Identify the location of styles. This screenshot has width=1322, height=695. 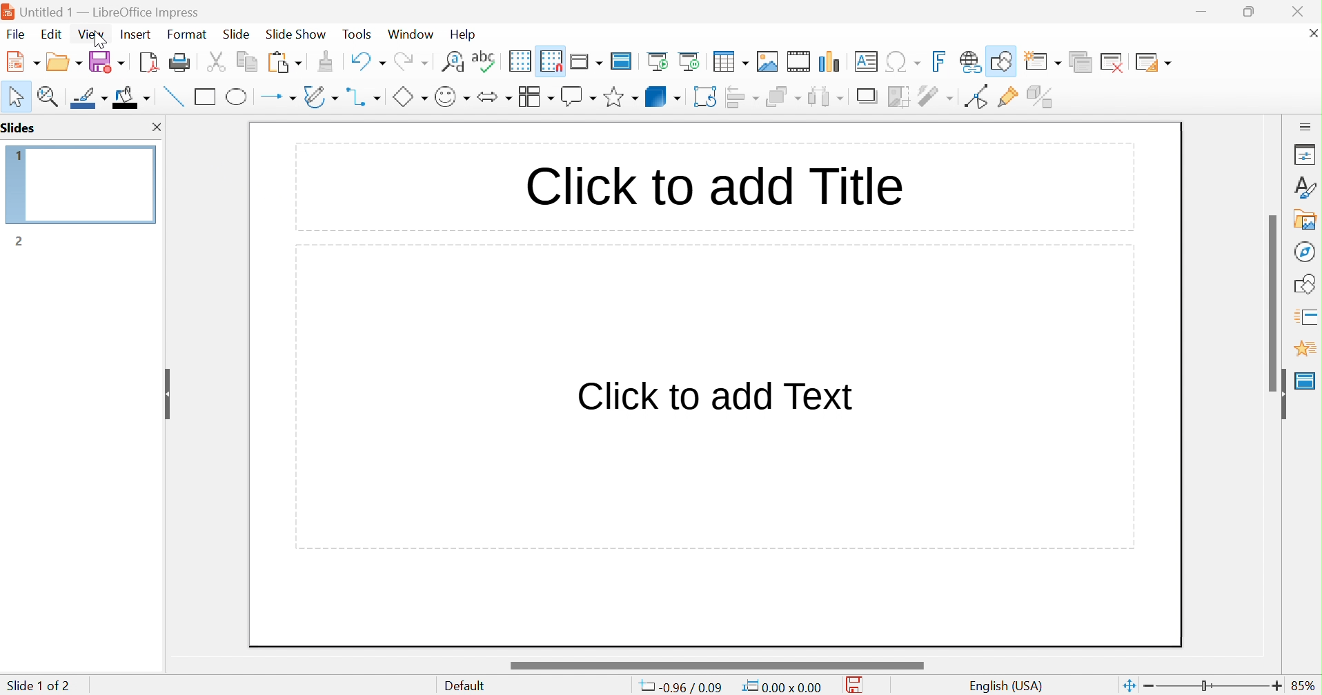
(1306, 187).